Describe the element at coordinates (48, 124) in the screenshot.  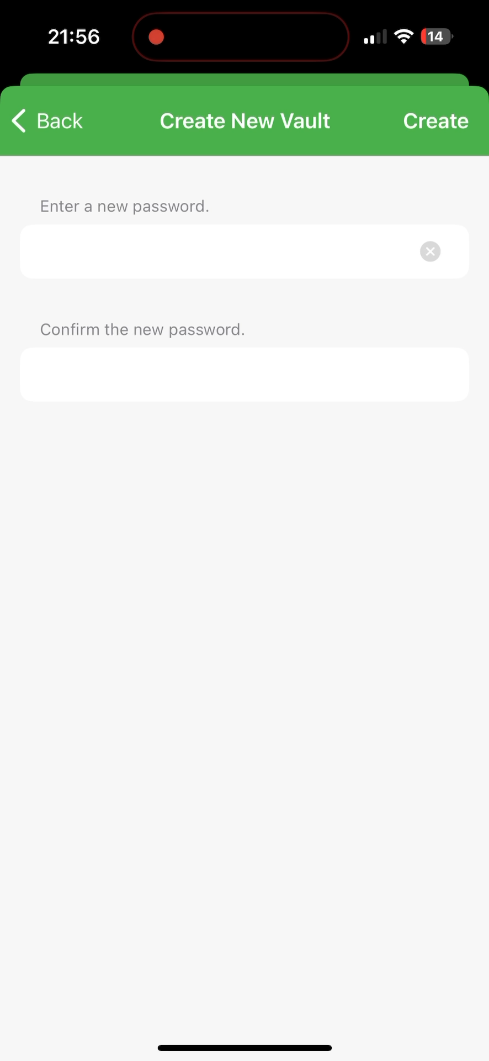
I see `Back` at that location.